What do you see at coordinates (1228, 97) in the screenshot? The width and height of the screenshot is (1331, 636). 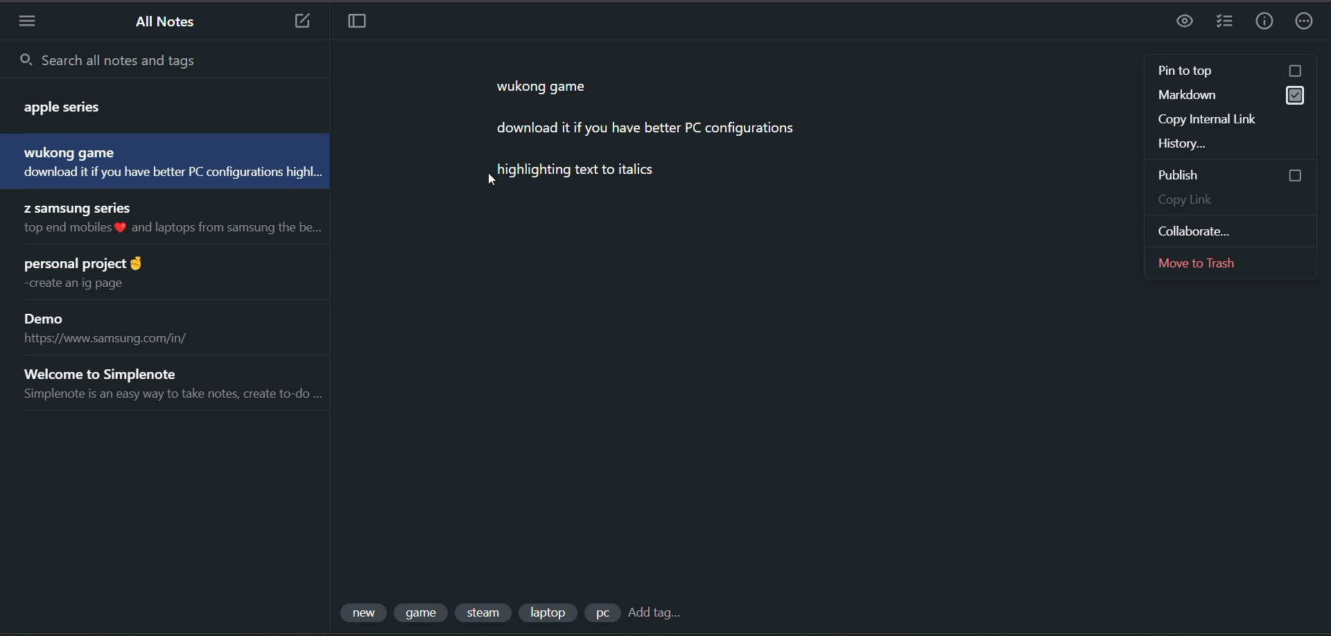 I see `markdown enabled` at bounding box center [1228, 97].